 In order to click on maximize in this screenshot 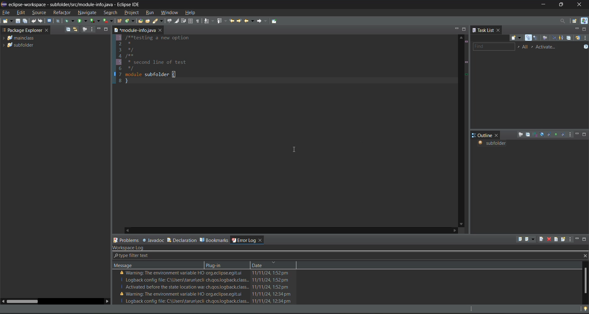, I will do `click(584, 239)`.